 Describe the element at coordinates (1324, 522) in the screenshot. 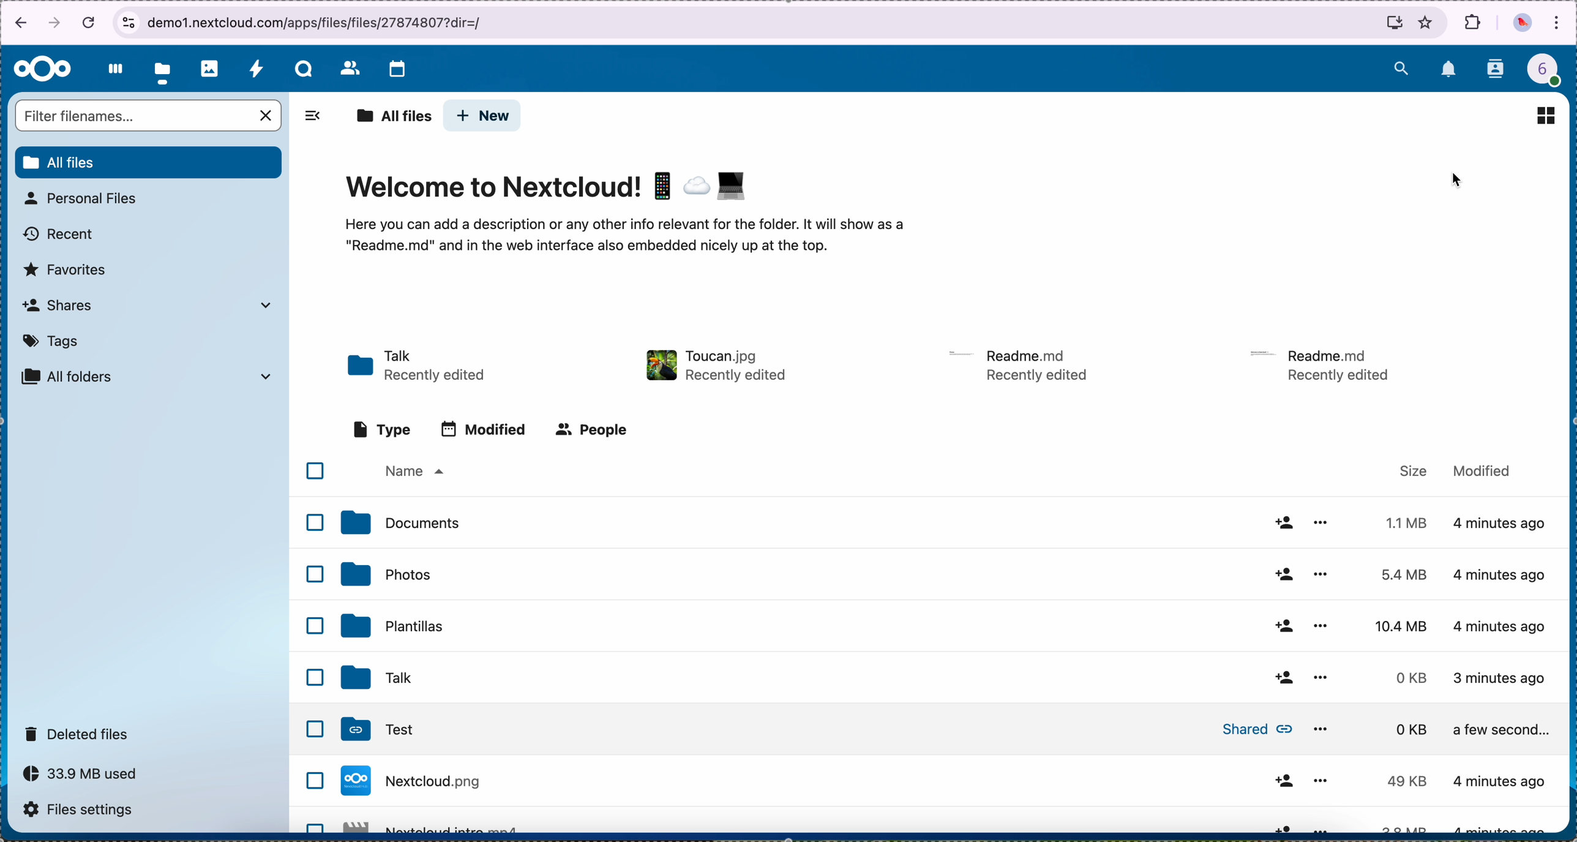

I see `more options` at that location.